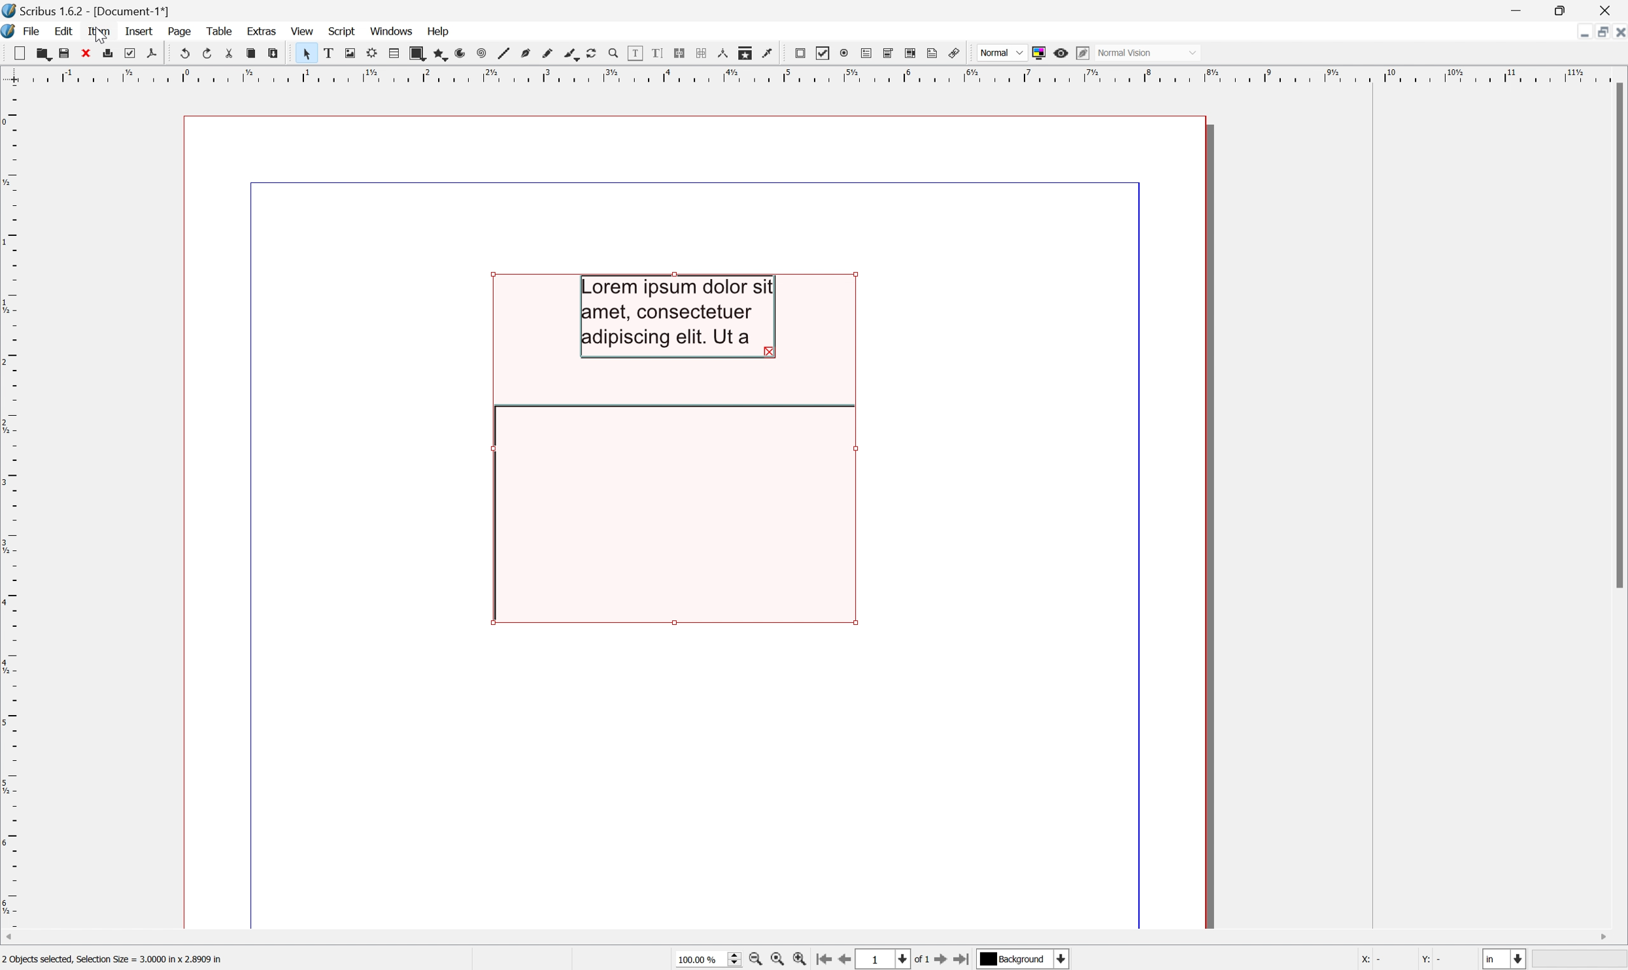  I want to click on PDF text field, so click(864, 53).